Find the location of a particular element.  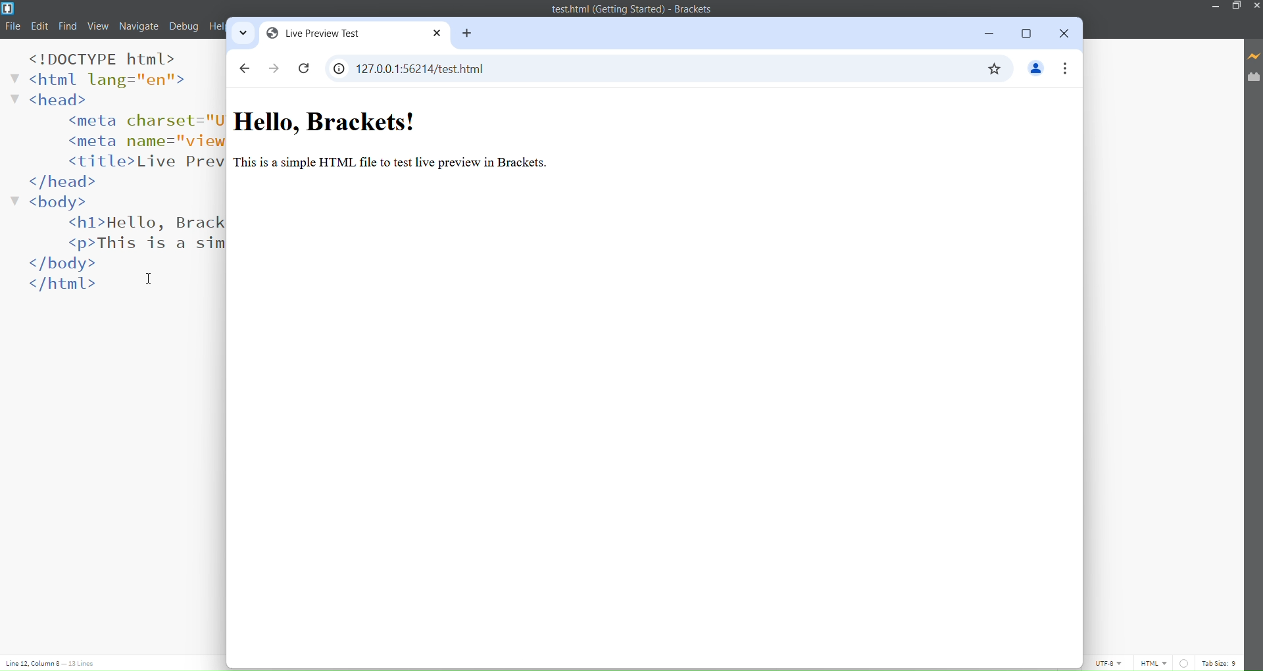

Tab Size is located at coordinates (1220, 663).